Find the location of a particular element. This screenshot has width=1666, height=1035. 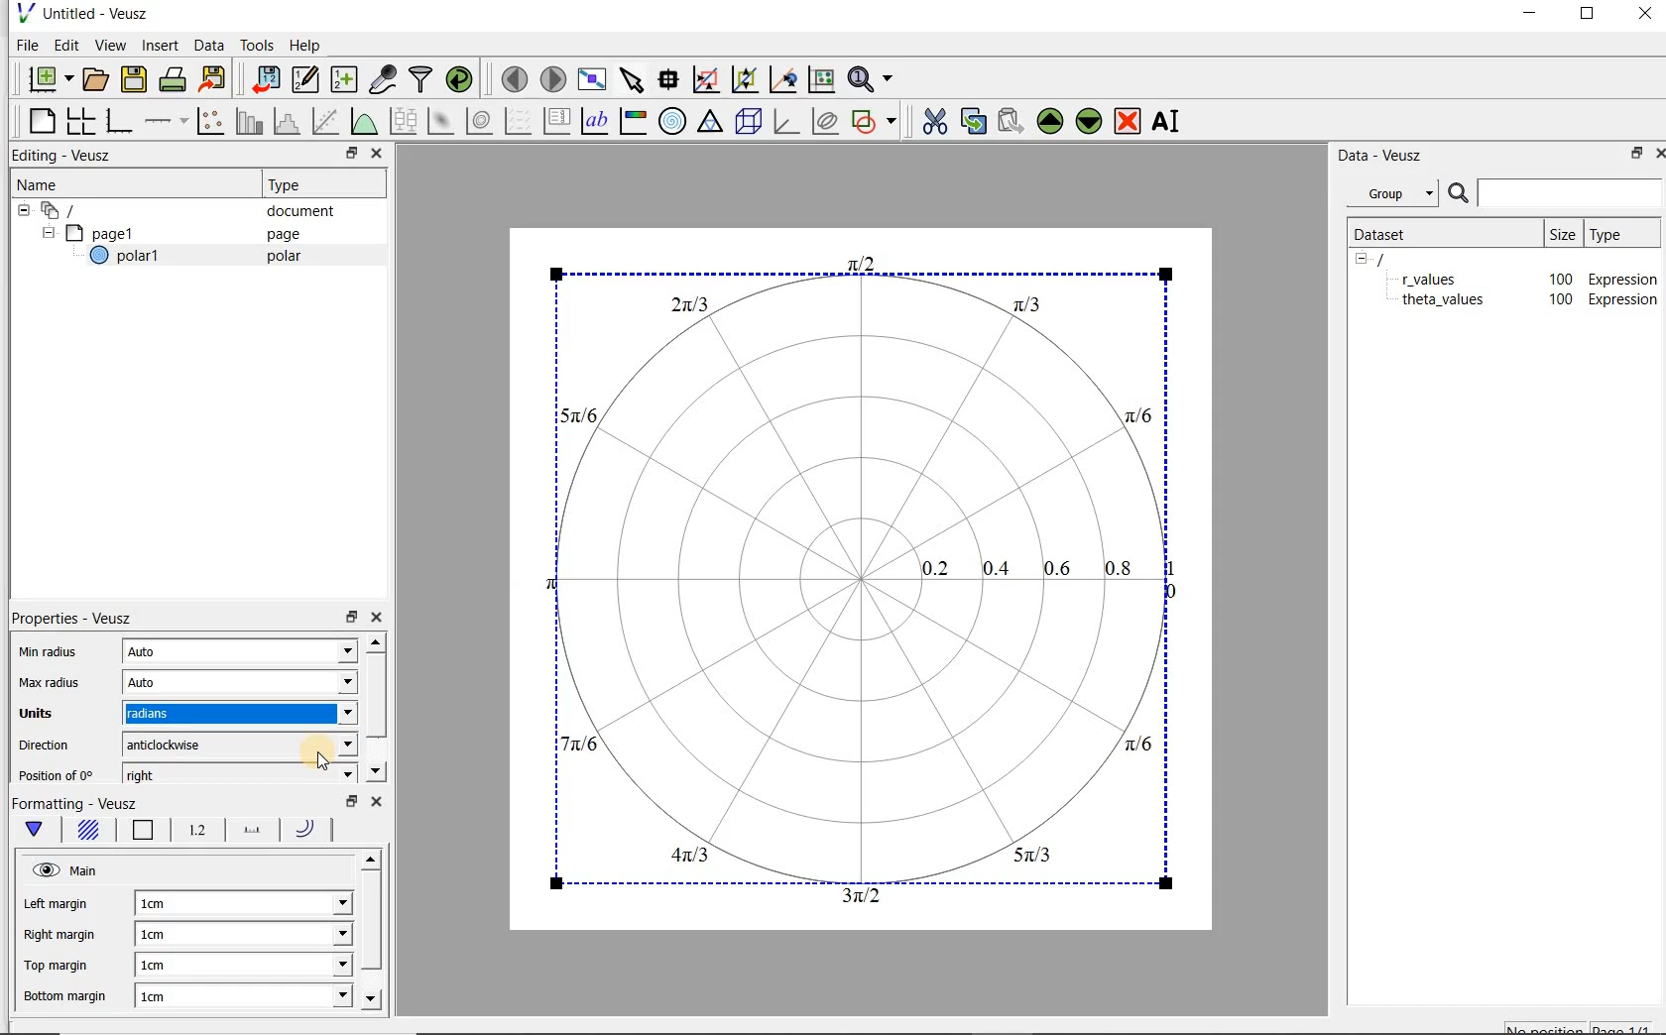

right is located at coordinates (173, 774).